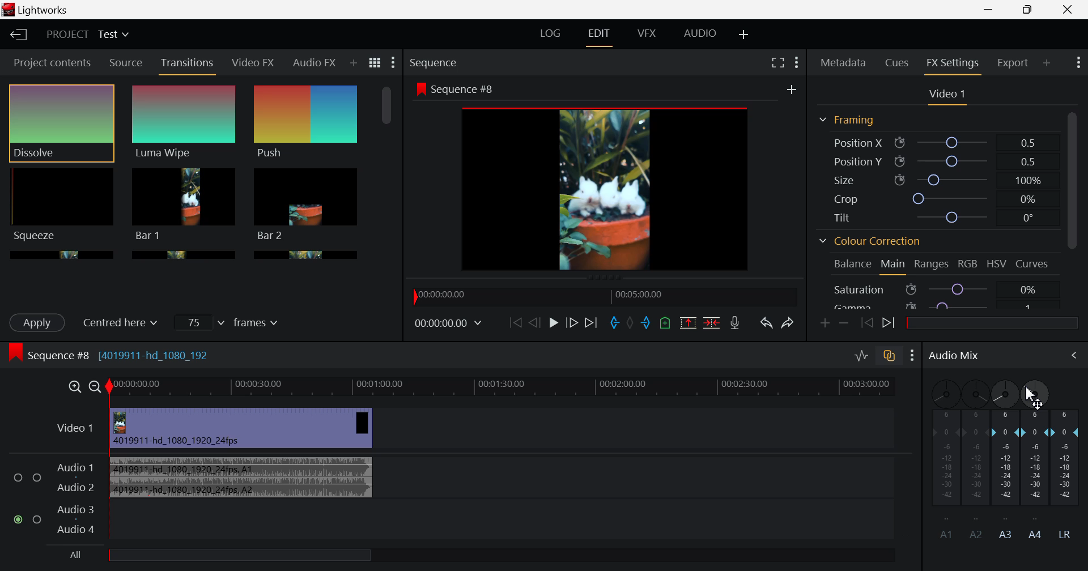 Image resolution: width=1088 pixels, height=571 pixels. What do you see at coordinates (932, 265) in the screenshot?
I see `Ranges` at bounding box center [932, 265].